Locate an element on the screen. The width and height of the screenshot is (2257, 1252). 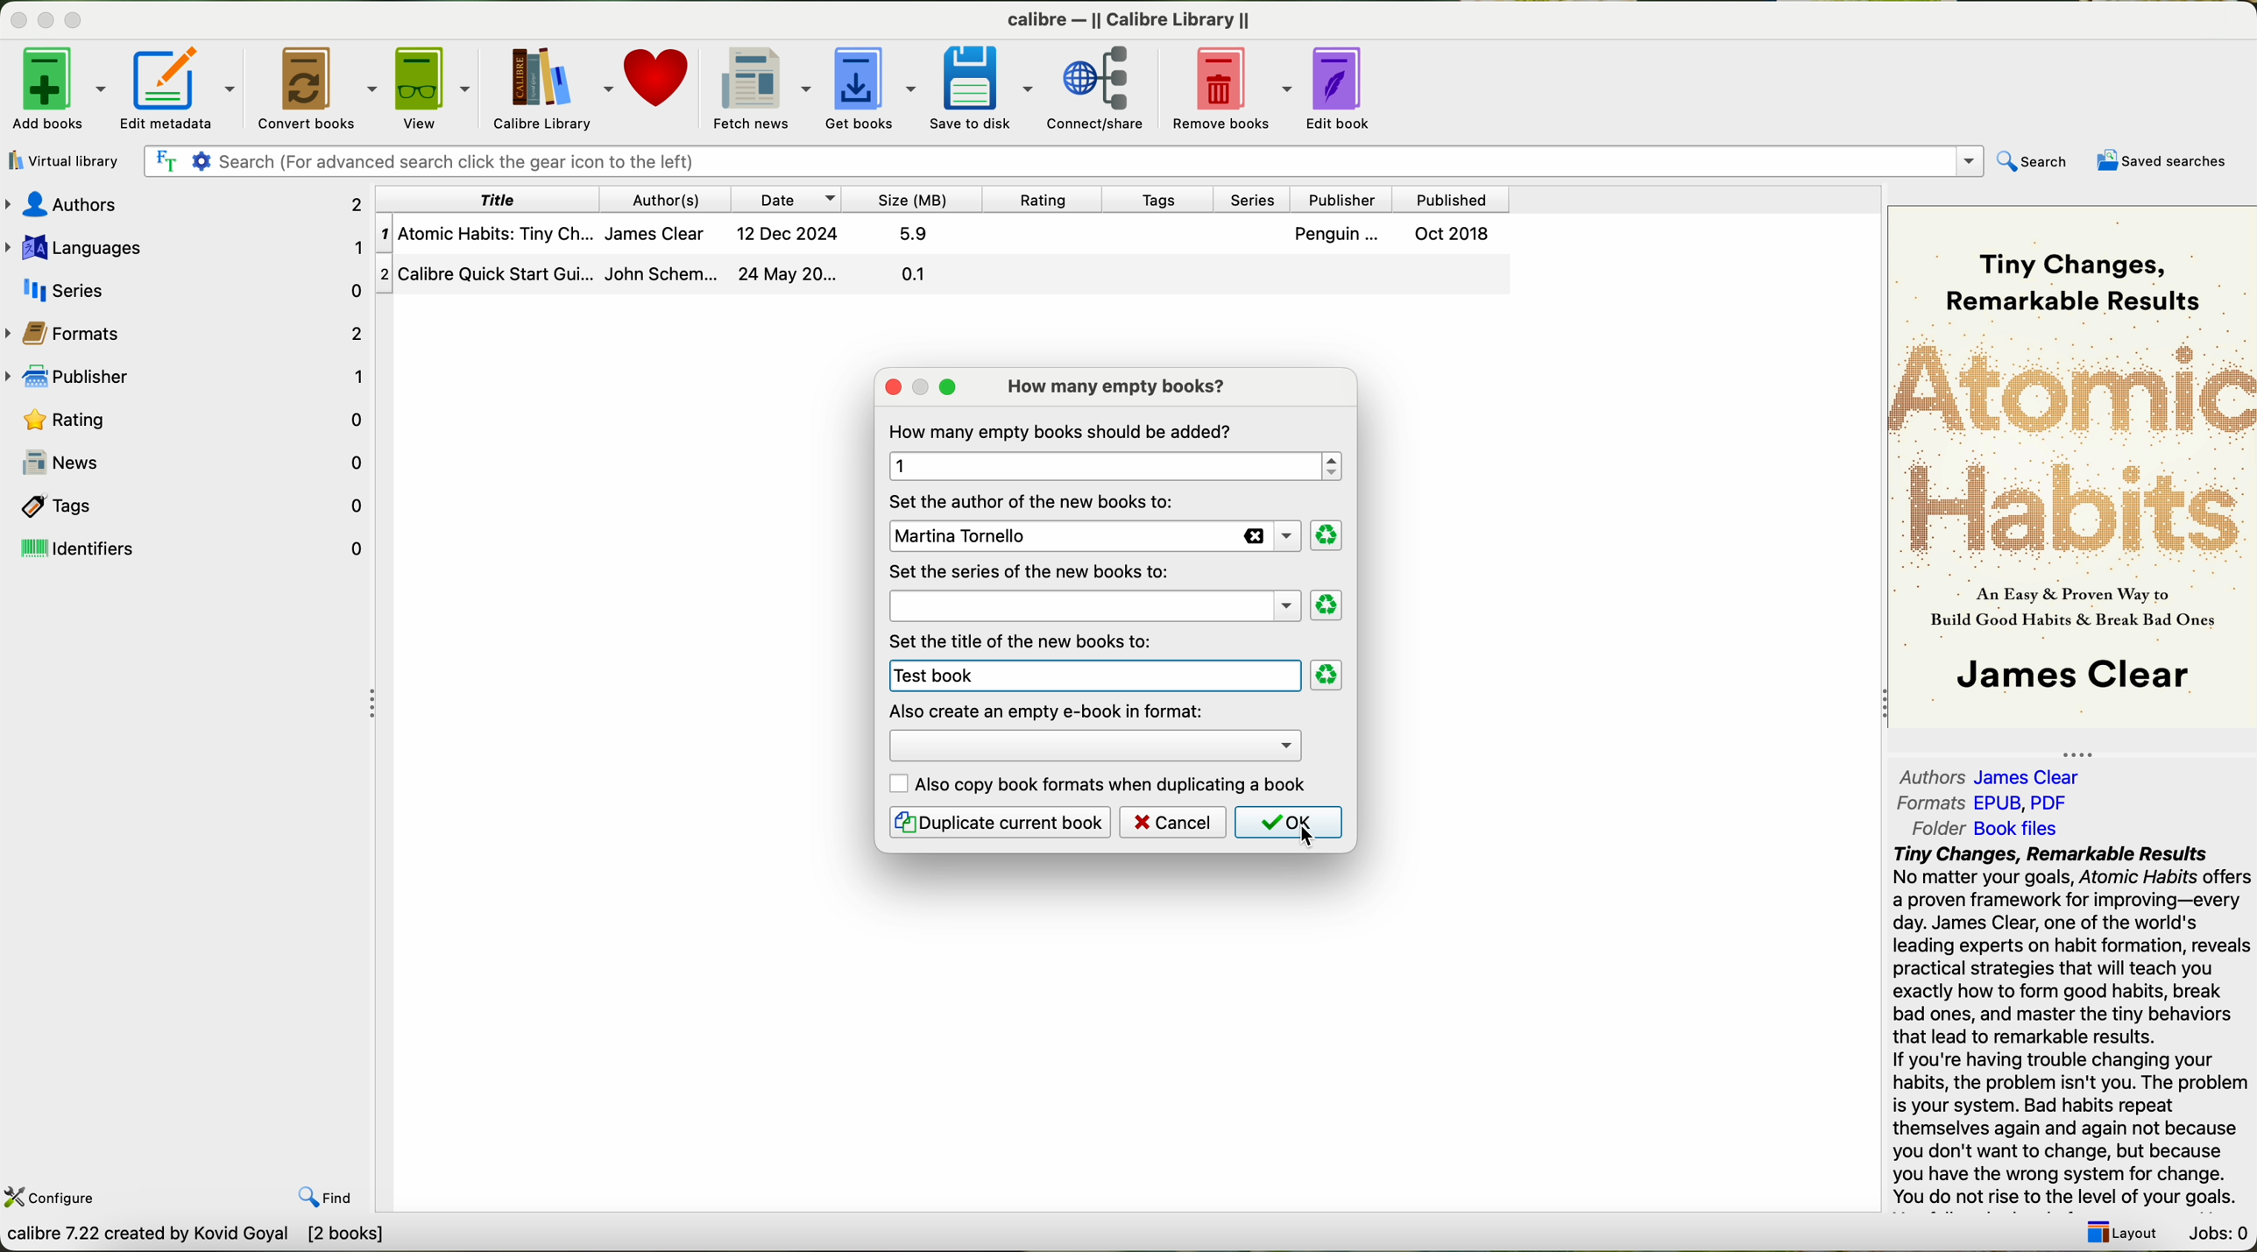
connect/share is located at coordinates (1100, 89).